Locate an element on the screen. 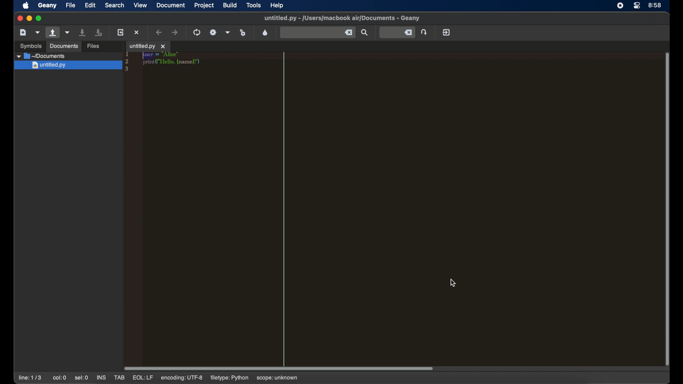 The height and width of the screenshot is (384, 683). project is located at coordinates (204, 6).